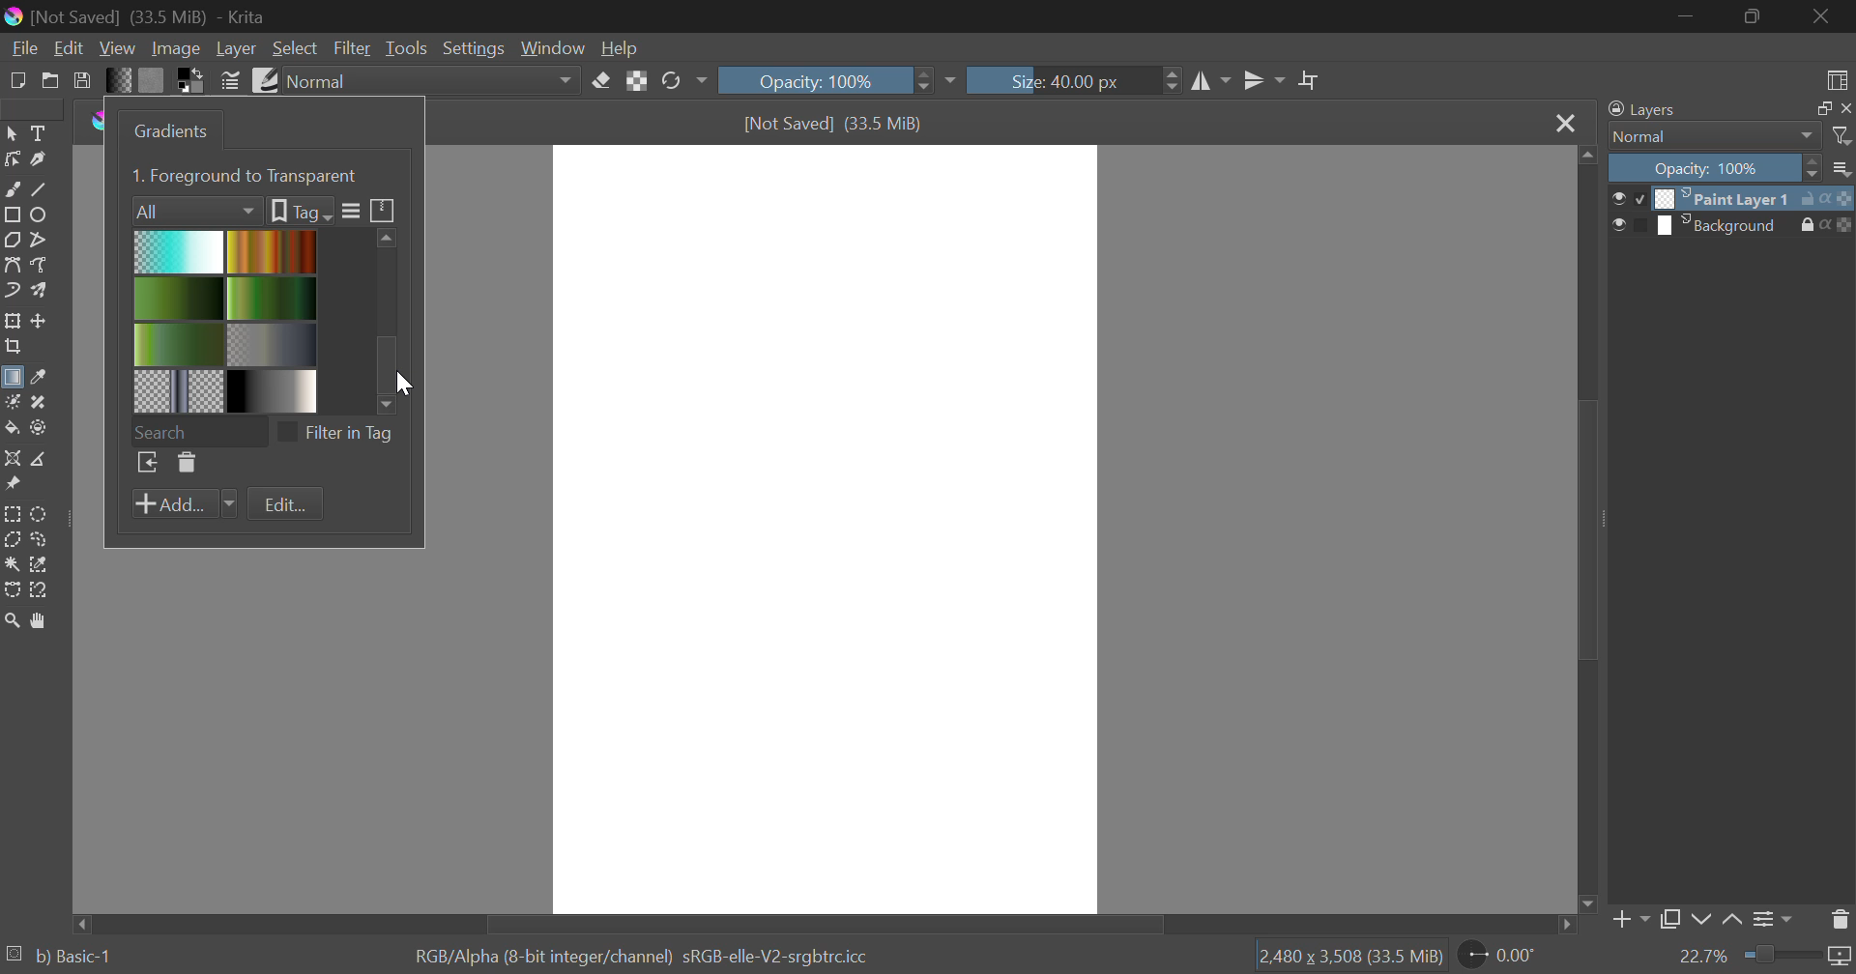  What do you see at coordinates (1733, 921) in the screenshot?
I see `Move Layer Up` at bounding box center [1733, 921].